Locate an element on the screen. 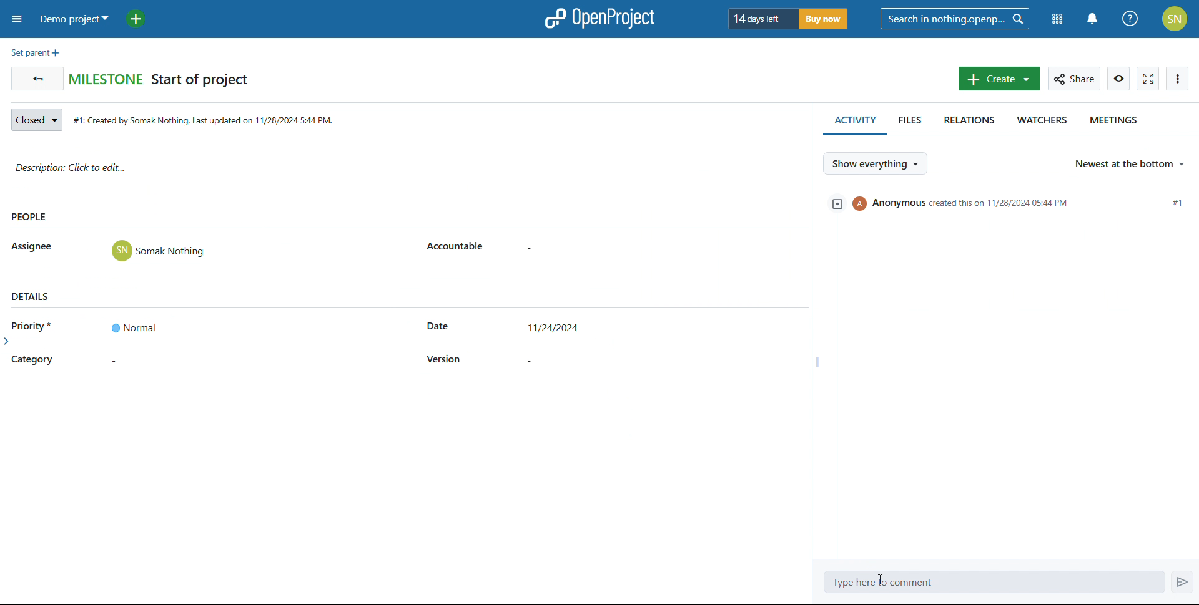 The width and height of the screenshot is (1199, 605). set status is located at coordinates (36, 120).